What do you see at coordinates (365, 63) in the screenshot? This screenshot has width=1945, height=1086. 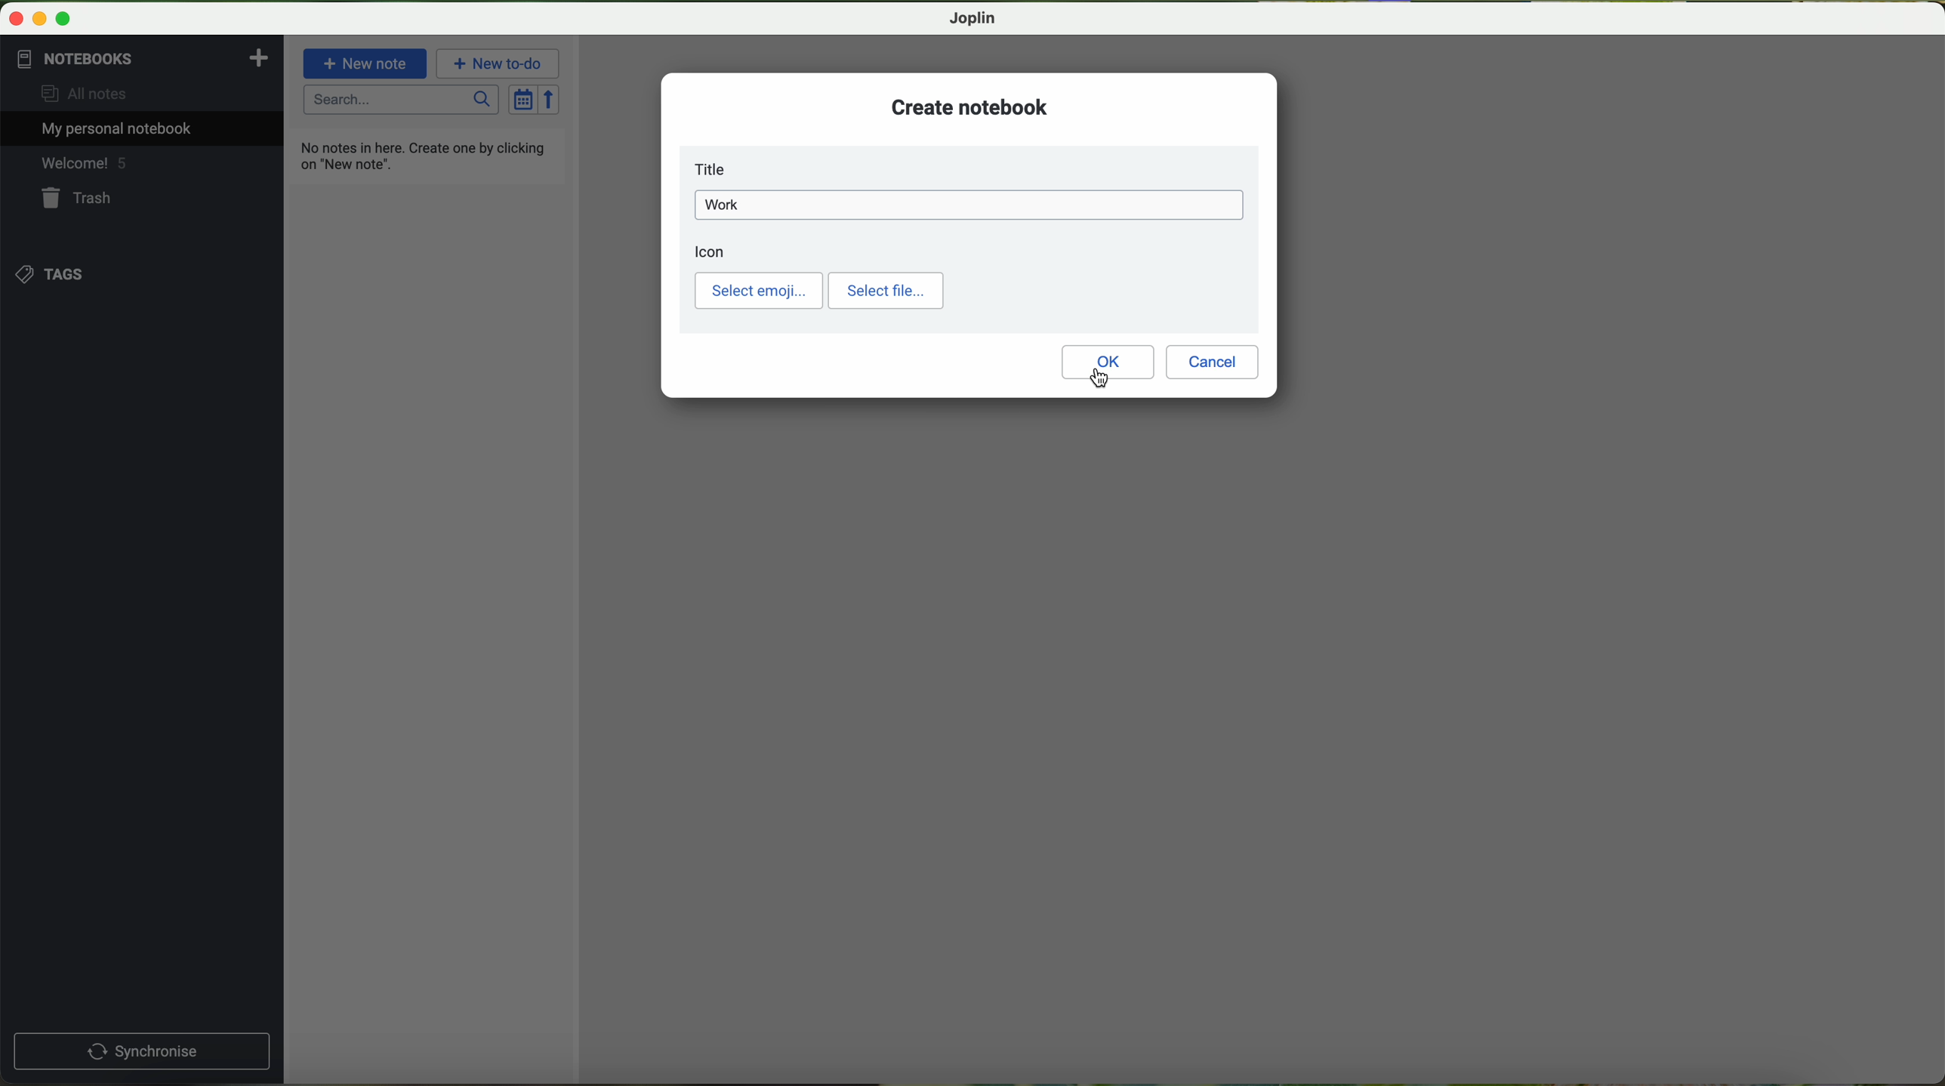 I see `new note button` at bounding box center [365, 63].